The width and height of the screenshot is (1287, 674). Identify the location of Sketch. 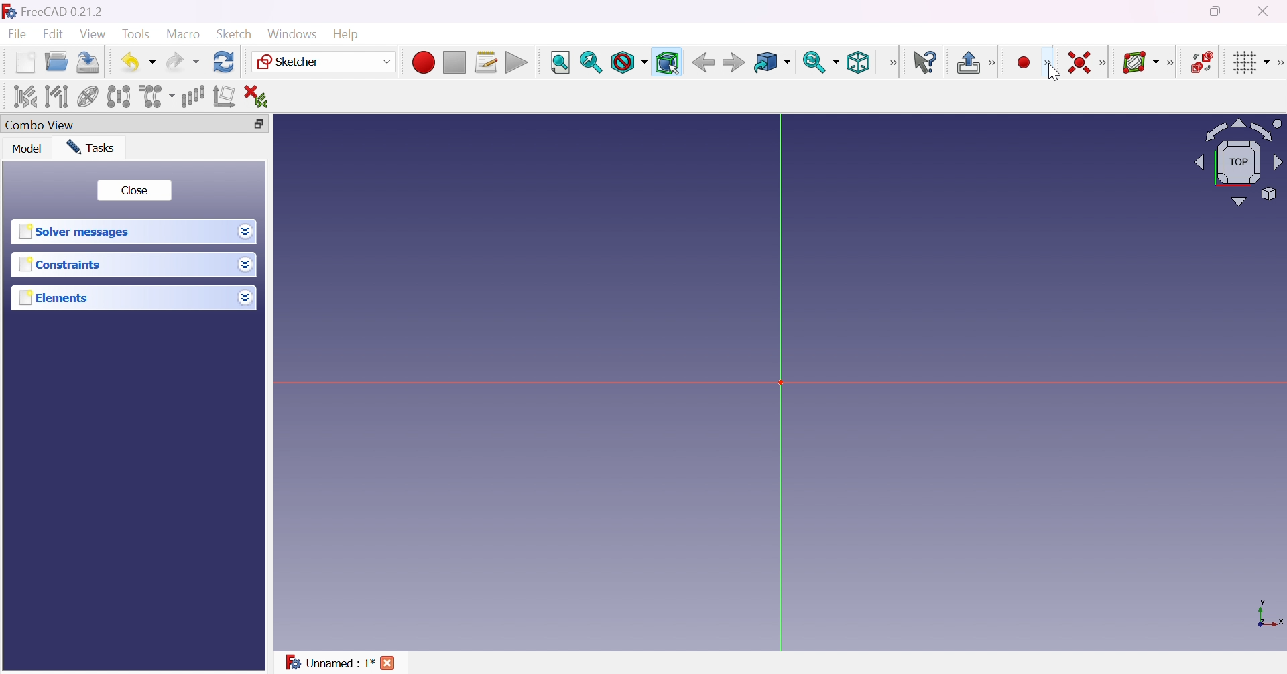
(239, 33).